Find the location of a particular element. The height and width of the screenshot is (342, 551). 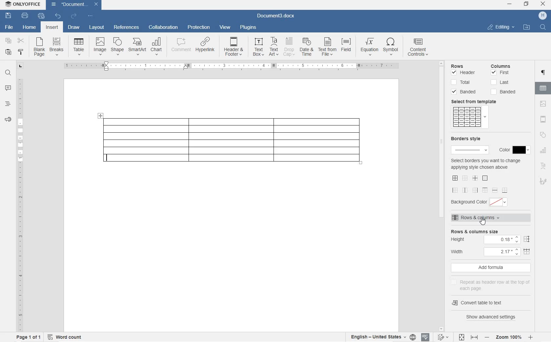

rows & columns size is located at coordinates (491, 231).